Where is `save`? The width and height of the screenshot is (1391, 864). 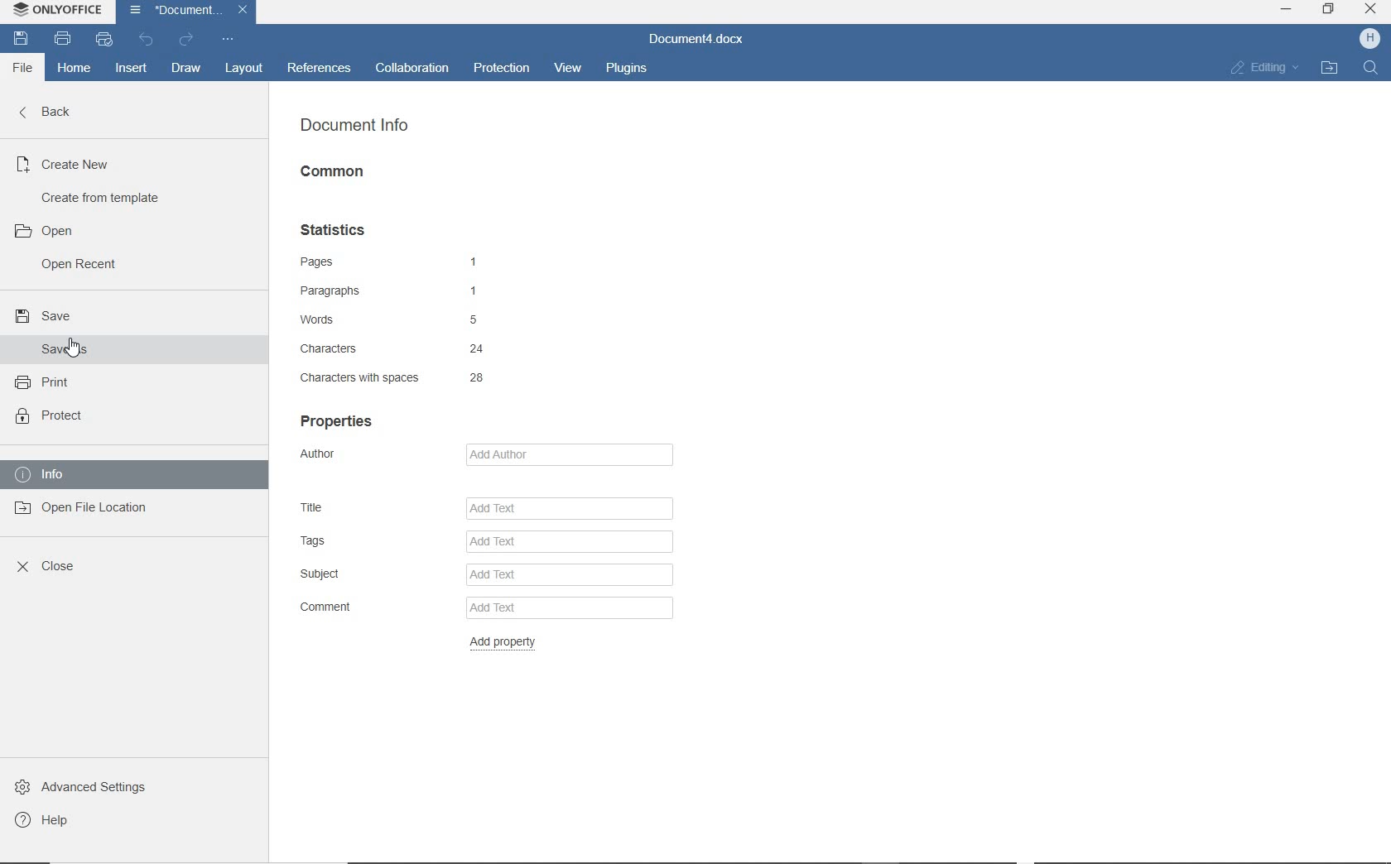
save is located at coordinates (19, 40).